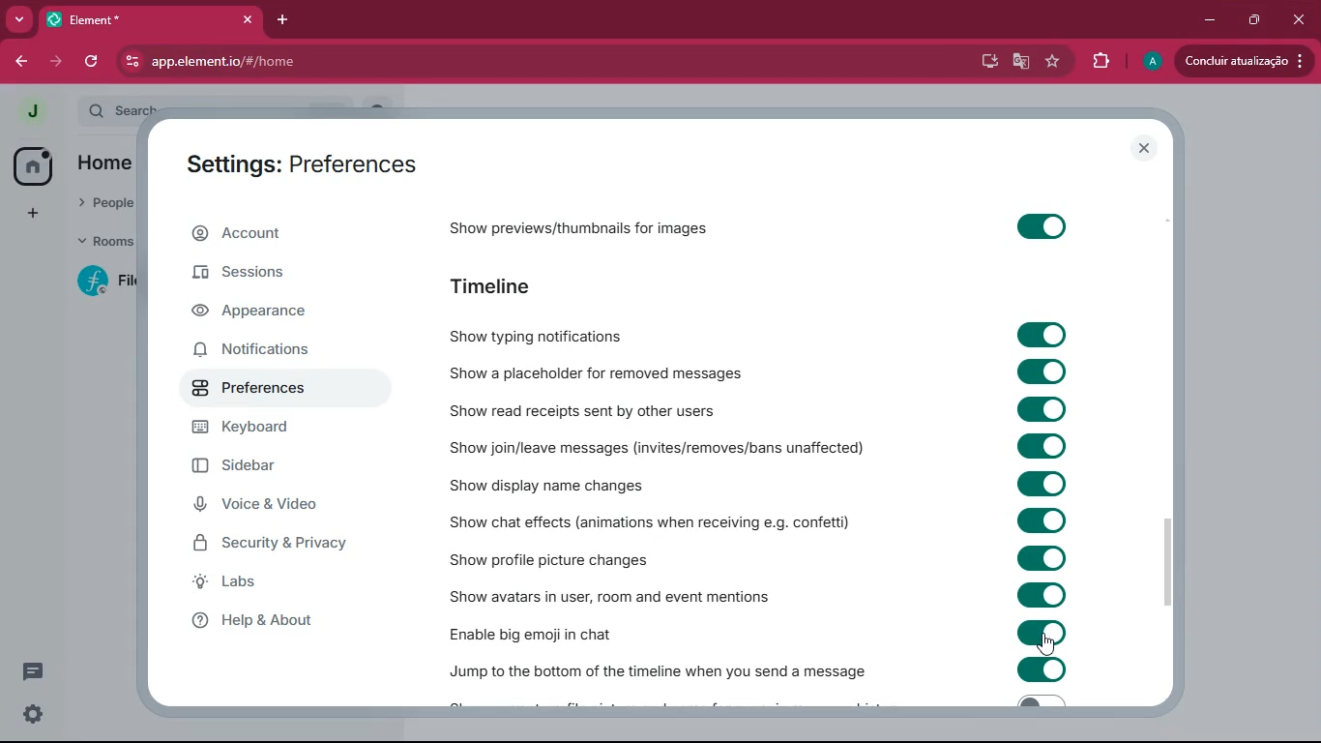 Image resolution: width=1321 pixels, height=743 pixels. What do you see at coordinates (658, 521) in the screenshot?
I see `show chat effects (animations when receiving e.g. confetti)` at bounding box center [658, 521].